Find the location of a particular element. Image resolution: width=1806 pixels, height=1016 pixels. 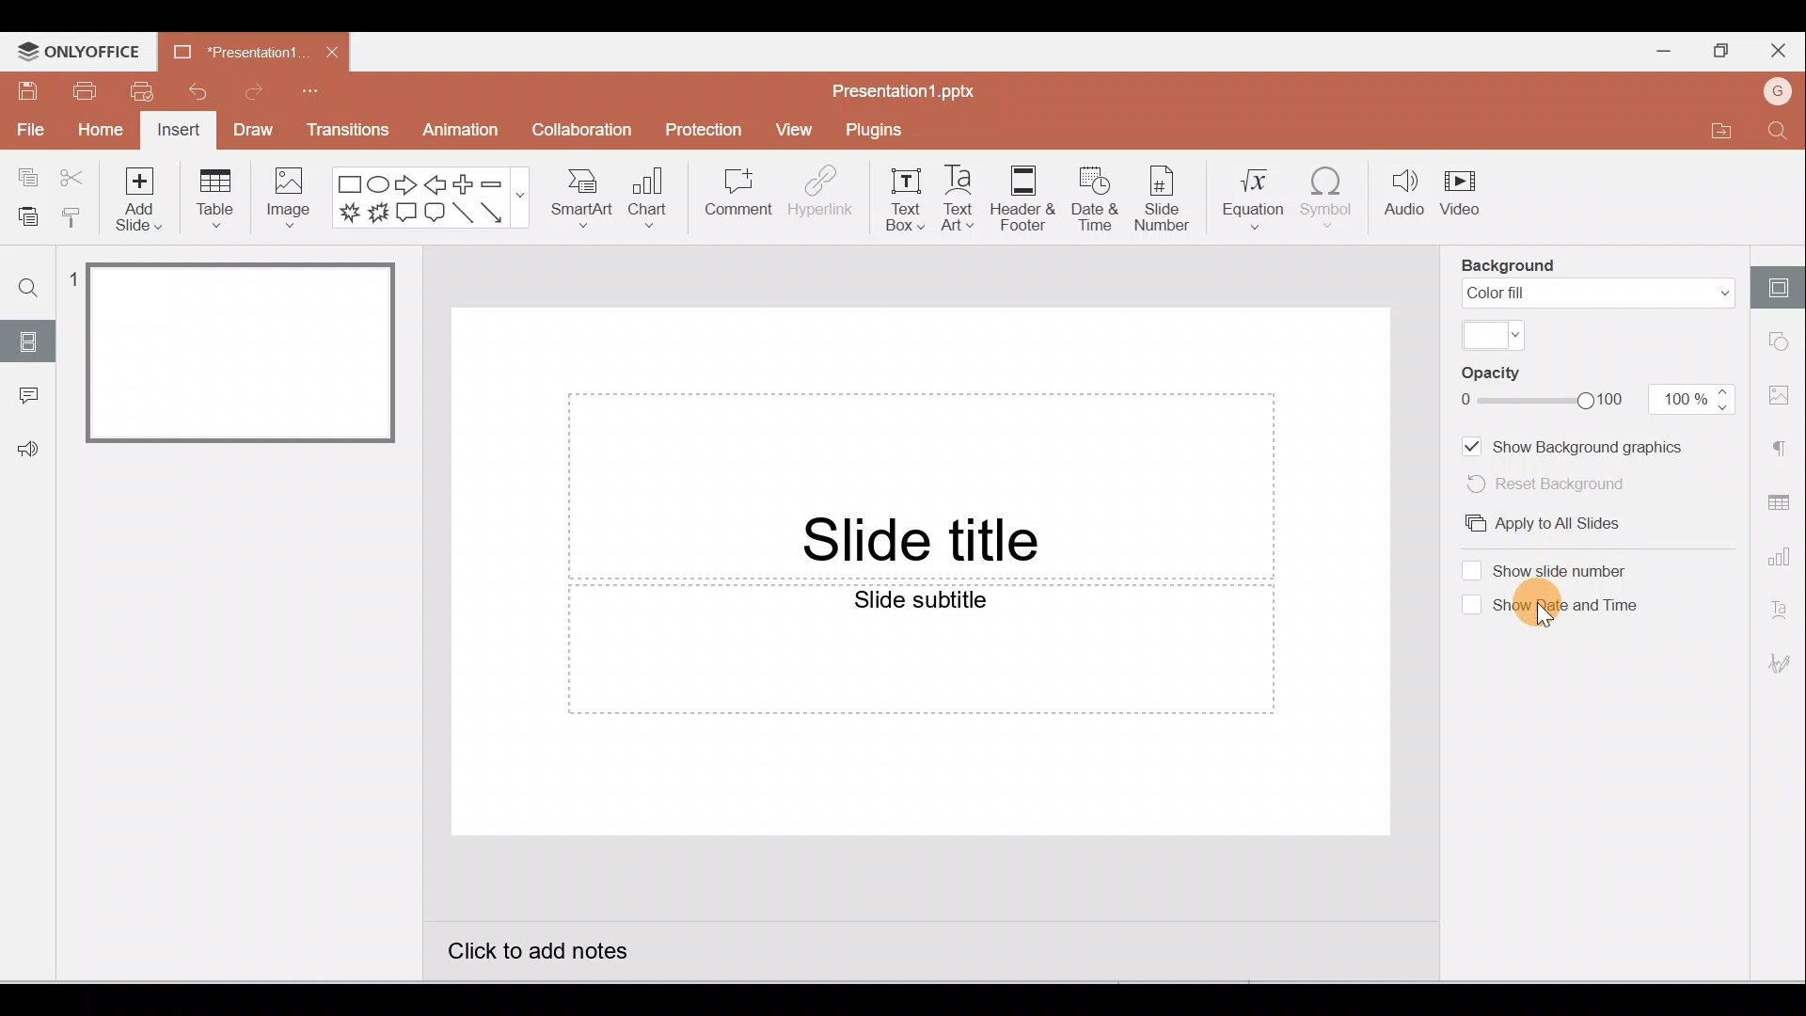

Rectangle is located at coordinates (348, 183).